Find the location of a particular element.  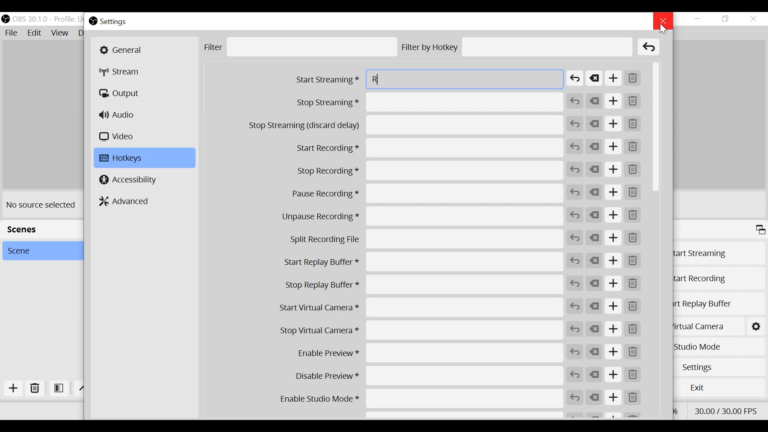

Add is located at coordinates (614, 306).